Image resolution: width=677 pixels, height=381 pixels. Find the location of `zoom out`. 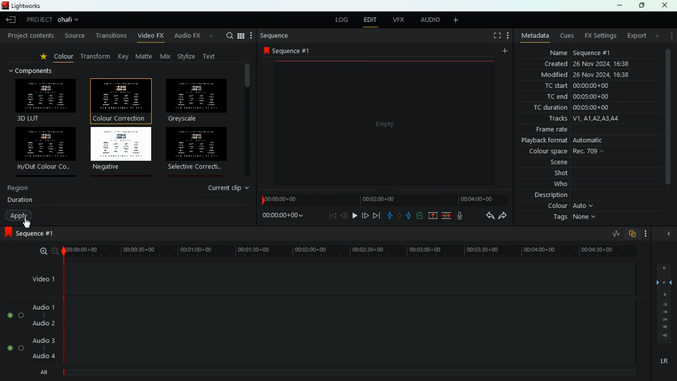

zoom out is located at coordinates (54, 251).